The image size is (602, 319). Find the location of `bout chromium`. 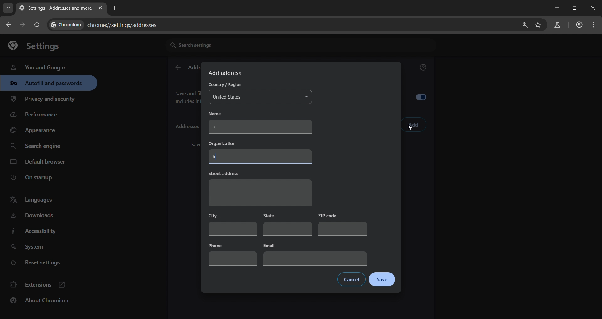

bout chromium is located at coordinates (41, 300).